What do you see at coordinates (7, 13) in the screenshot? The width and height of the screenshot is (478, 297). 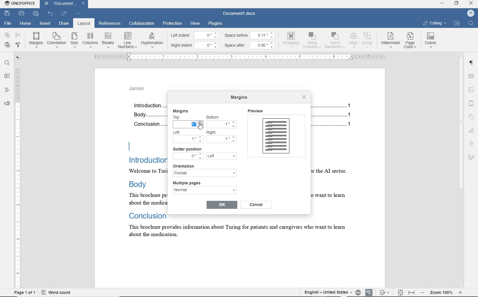 I see `save` at bounding box center [7, 13].